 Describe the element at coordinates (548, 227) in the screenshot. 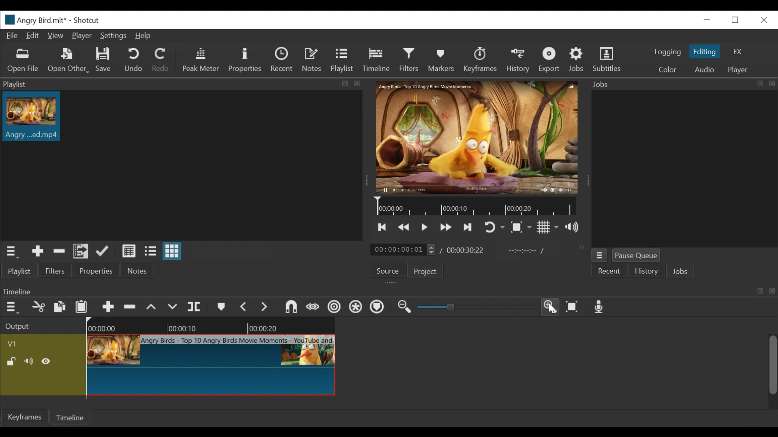

I see `Toggle display grid on player` at that location.